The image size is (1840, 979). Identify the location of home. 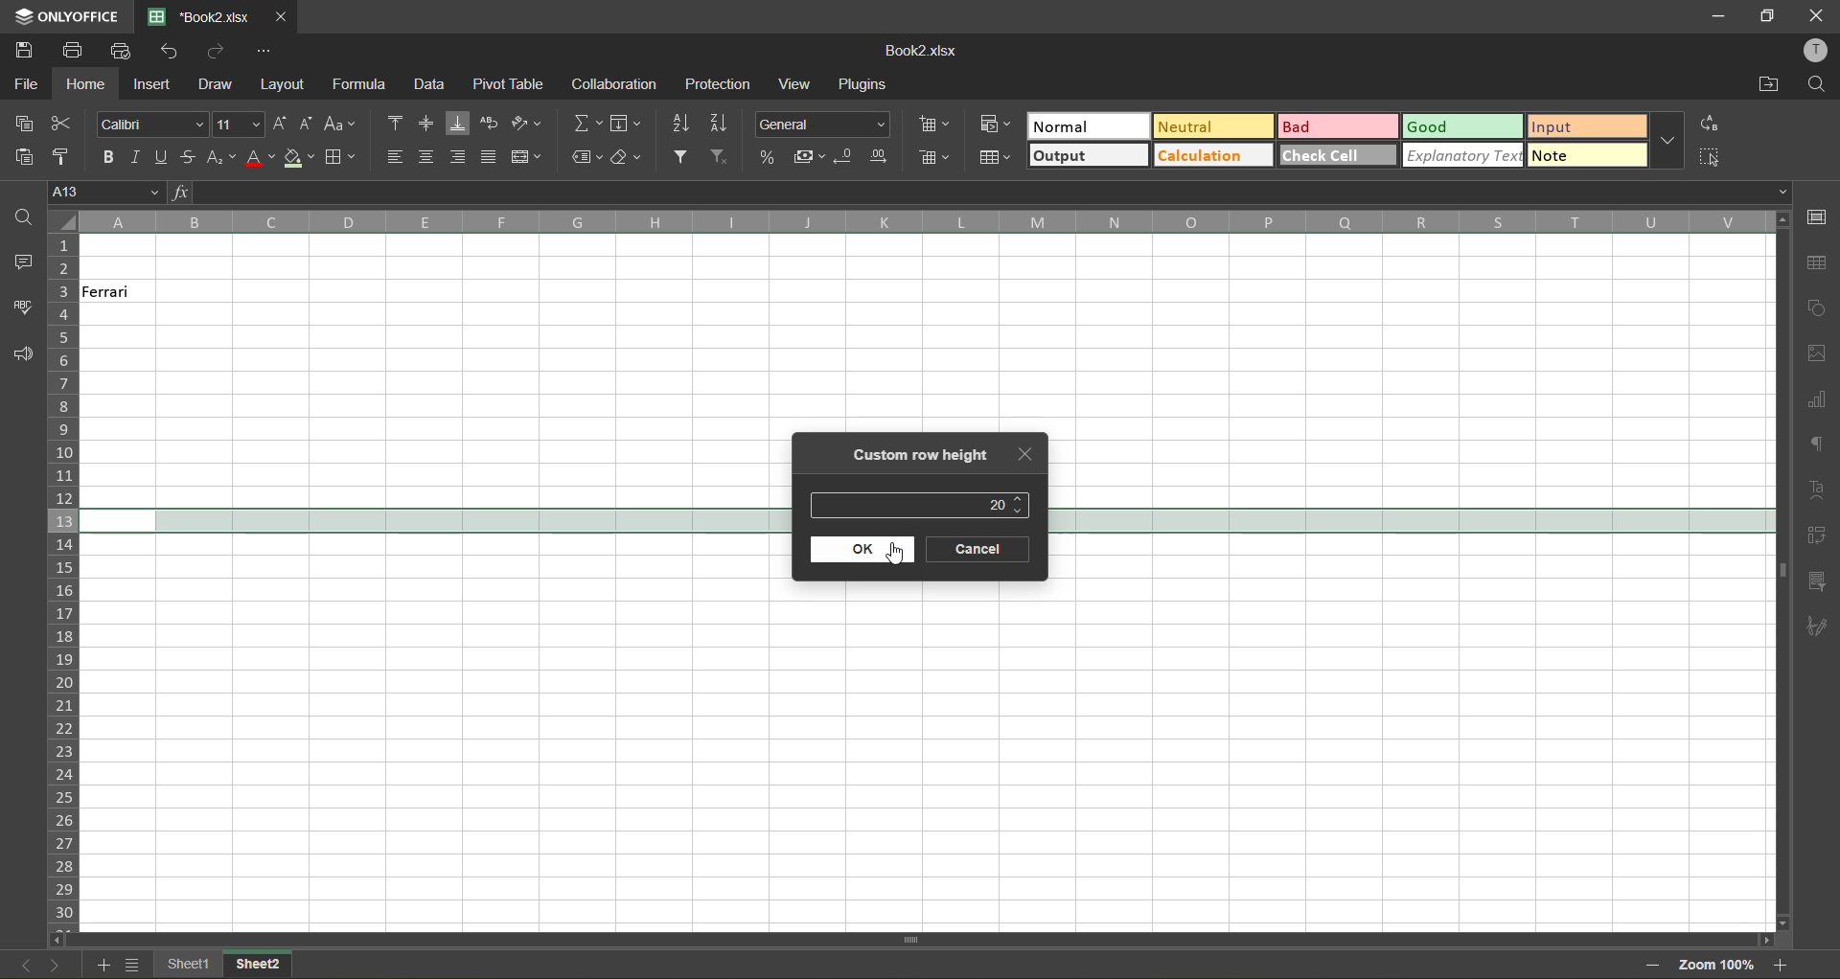
(85, 86).